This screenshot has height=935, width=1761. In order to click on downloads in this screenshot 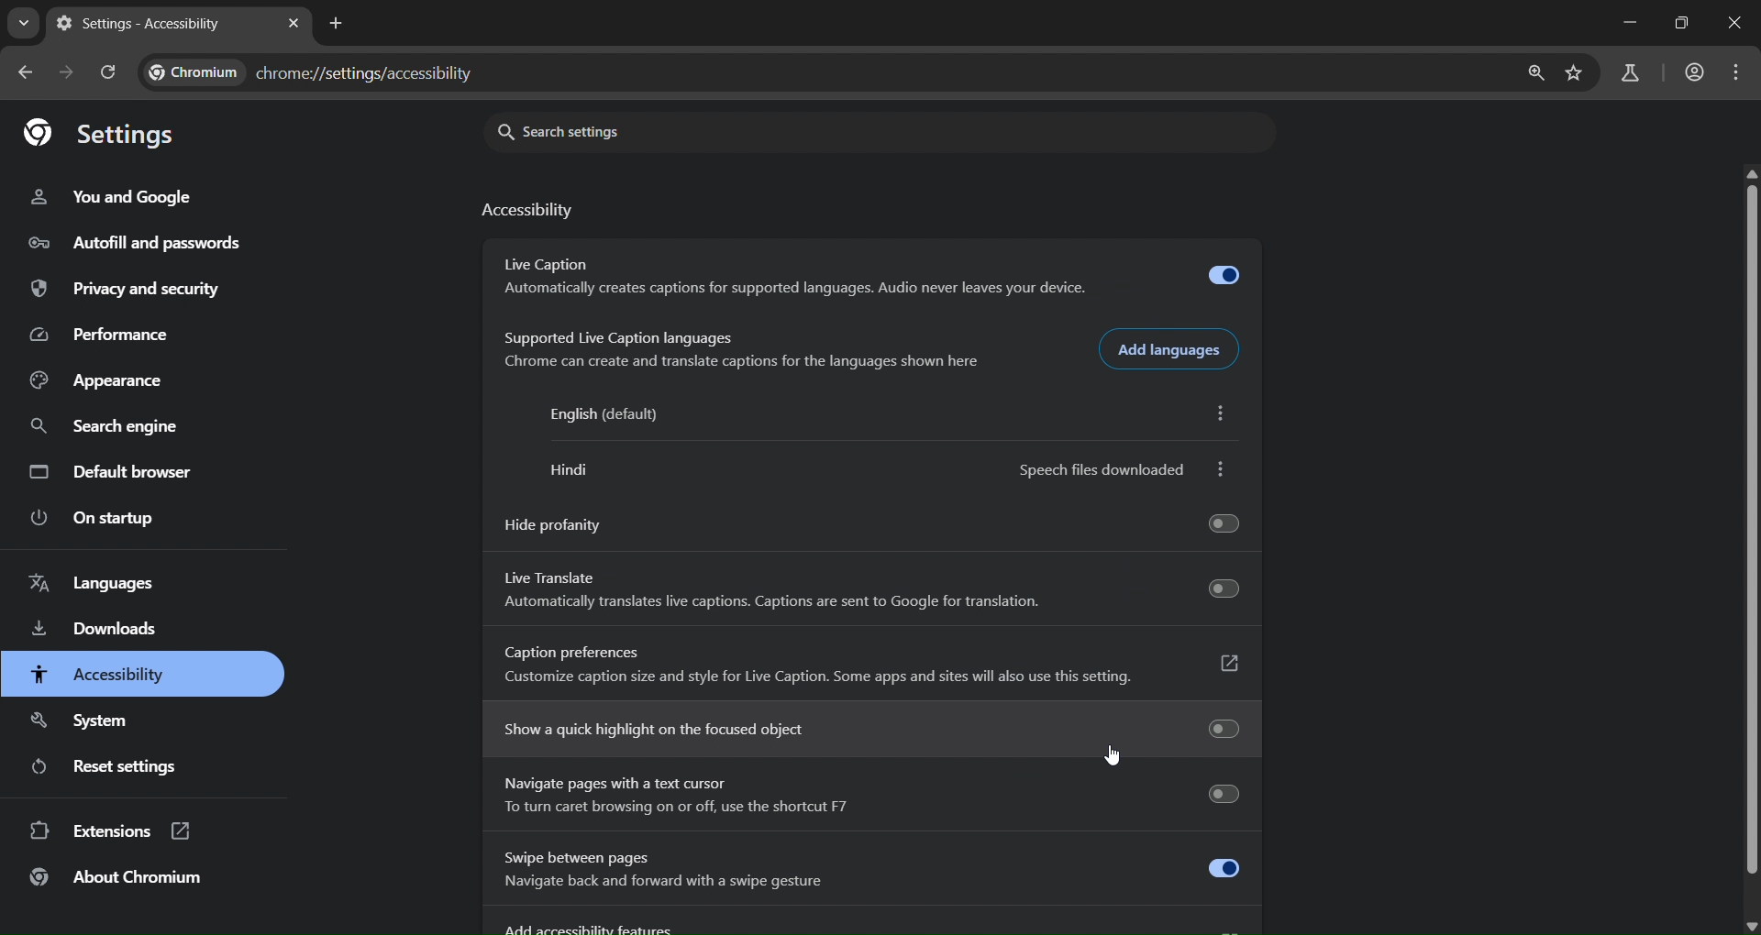, I will do `click(96, 631)`.